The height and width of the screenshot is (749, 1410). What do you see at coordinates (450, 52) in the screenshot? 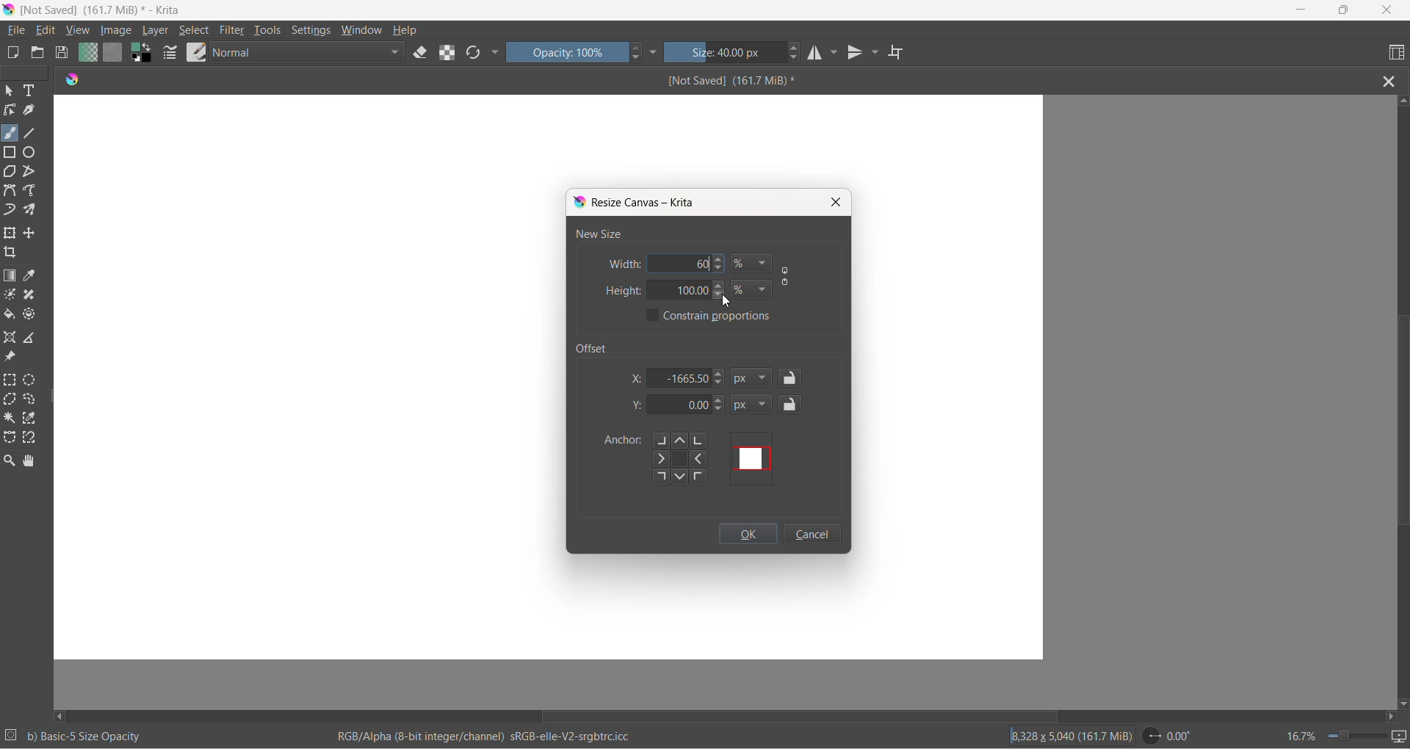
I see `preserve alpha` at bounding box center [450, 52].